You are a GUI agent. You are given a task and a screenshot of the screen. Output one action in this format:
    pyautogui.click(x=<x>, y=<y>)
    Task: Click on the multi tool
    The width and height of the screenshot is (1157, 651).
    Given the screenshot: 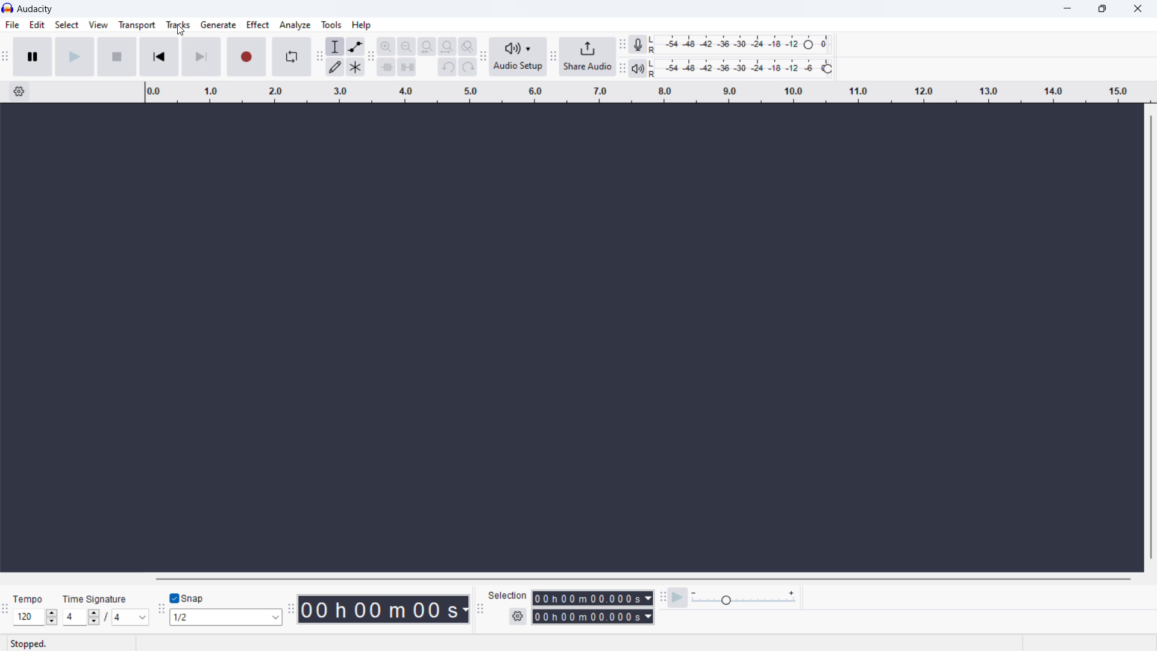 What is the action you would take?
    pyautogui.click(x=355, y=67)
    